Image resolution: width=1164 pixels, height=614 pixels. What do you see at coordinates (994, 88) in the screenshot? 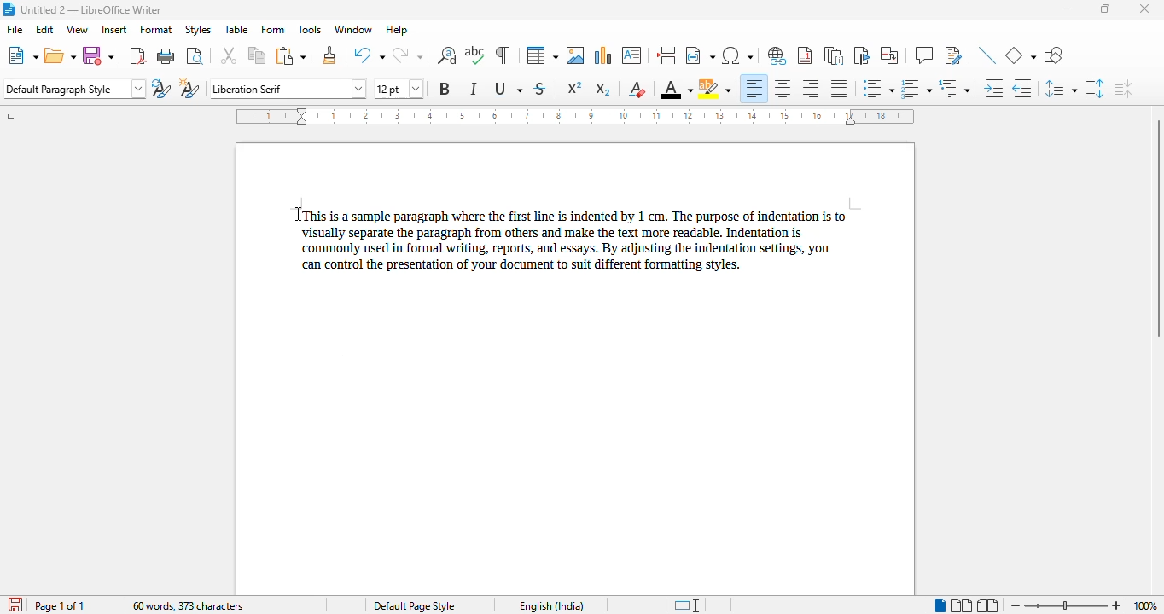
I see `increase indent` at bounding box center [994, 88].